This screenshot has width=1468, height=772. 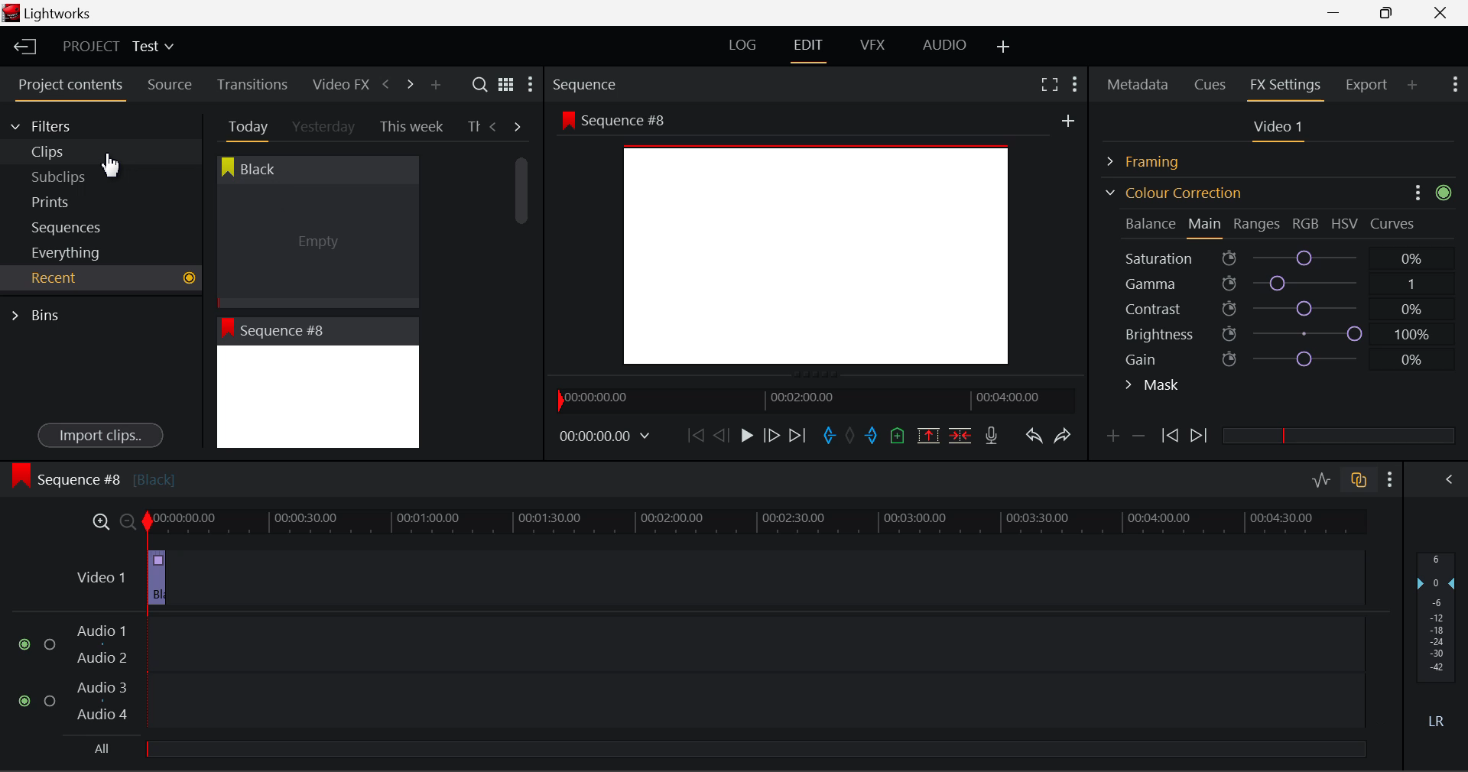 I want to click on Minimize, so click(x=1390, y=12).